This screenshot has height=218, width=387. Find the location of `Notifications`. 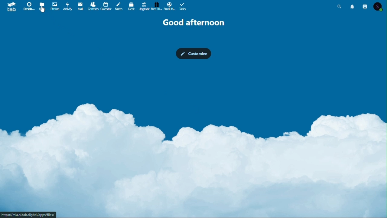

Notifications is located at coordinates (352, 6).